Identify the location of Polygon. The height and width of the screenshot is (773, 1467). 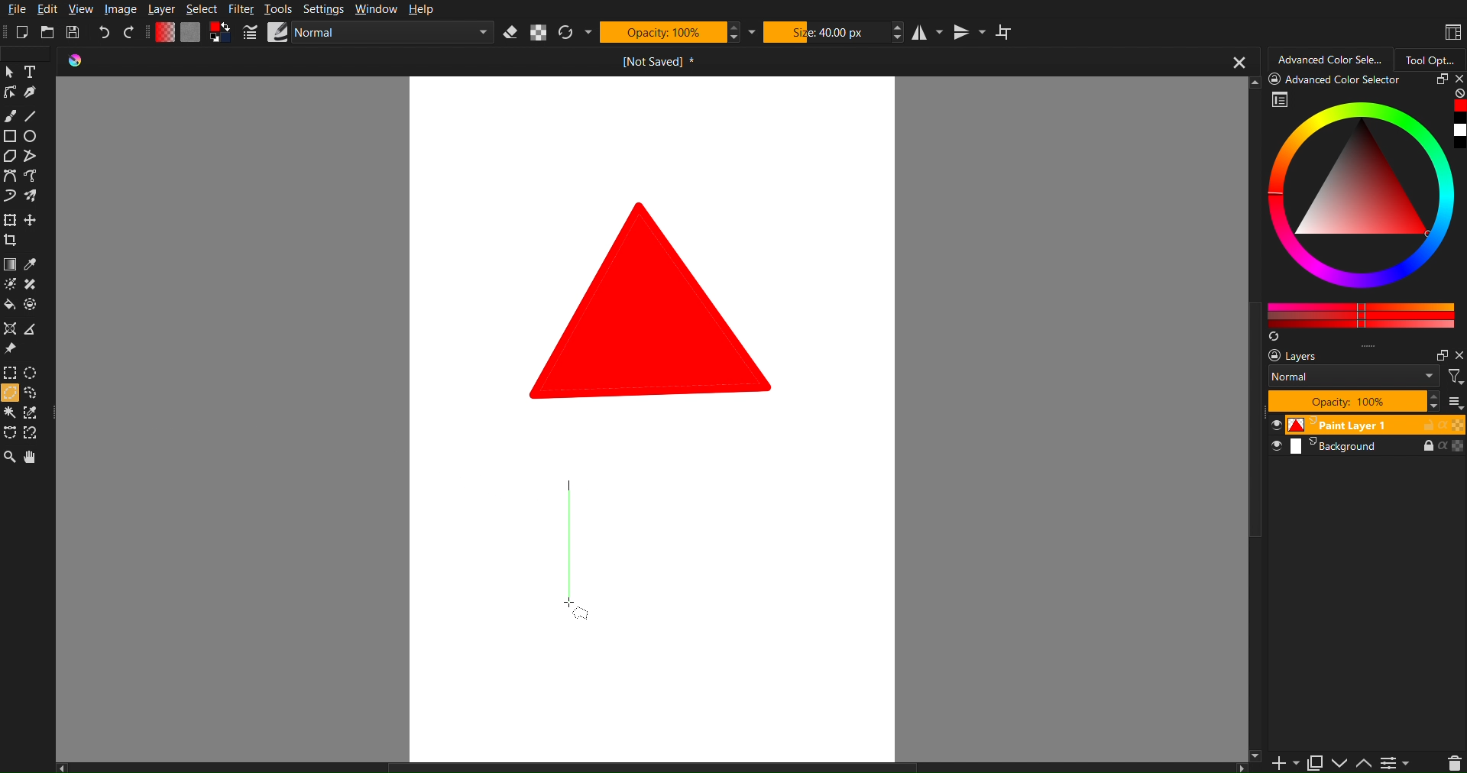
(9, 157).